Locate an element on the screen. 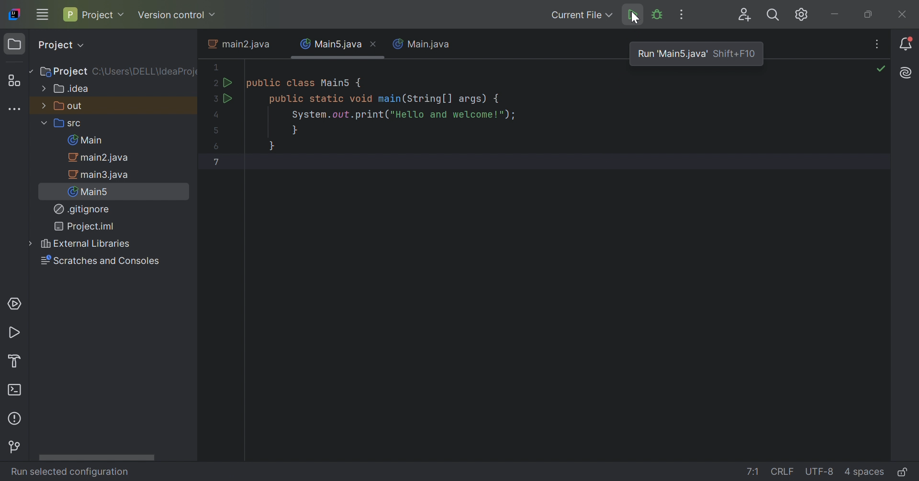 This screenshot has width=919, height=481. System.out.print("Hello and welcome"); is located at coordinates (405, 115).